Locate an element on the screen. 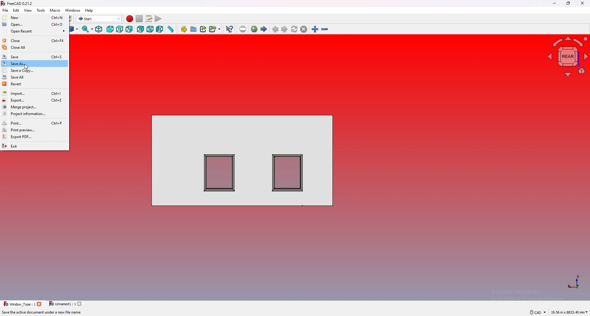  right is located at coordinates (129, 29).